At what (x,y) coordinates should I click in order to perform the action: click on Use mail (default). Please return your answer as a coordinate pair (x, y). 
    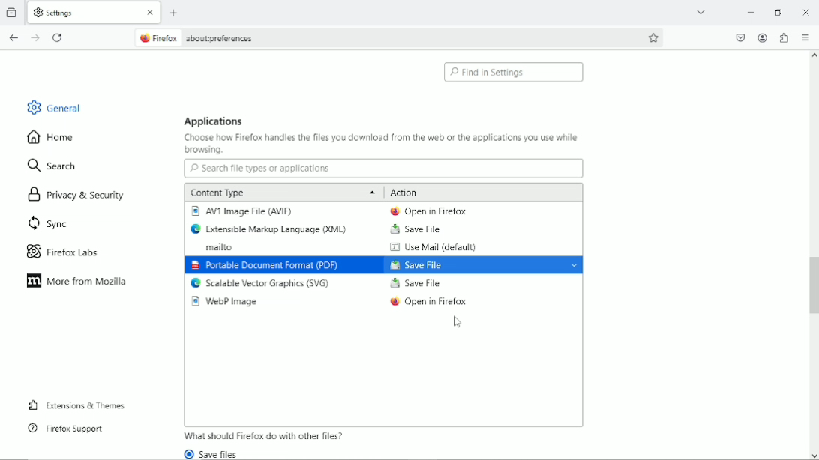
    Looking at the image, I should click on (432, 248).